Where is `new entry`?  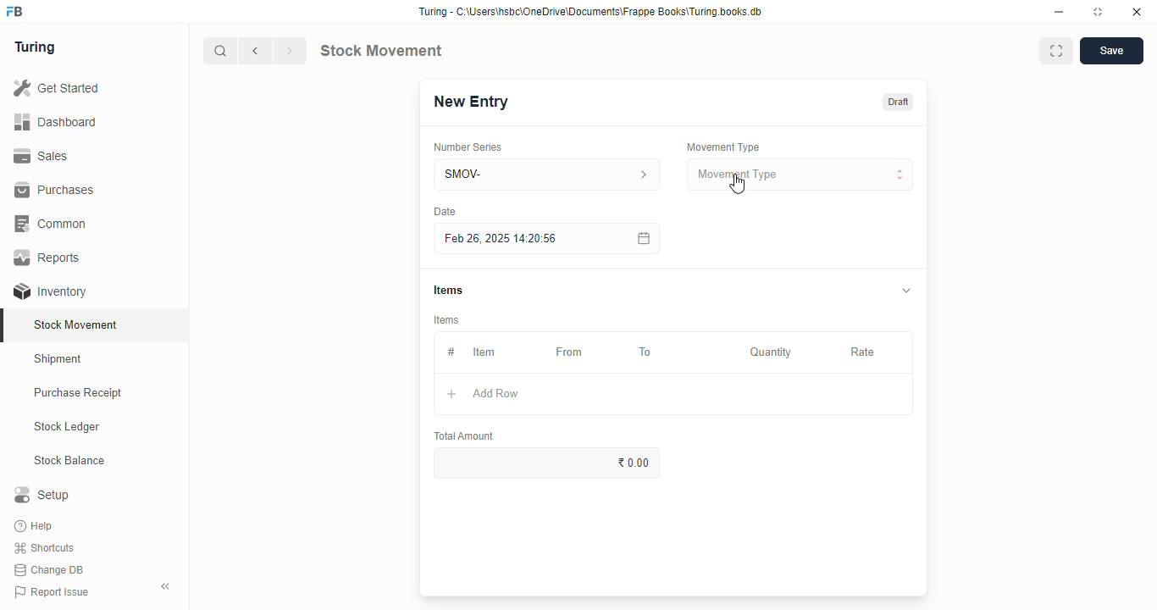 new entry is located at coordinates (470, 102).